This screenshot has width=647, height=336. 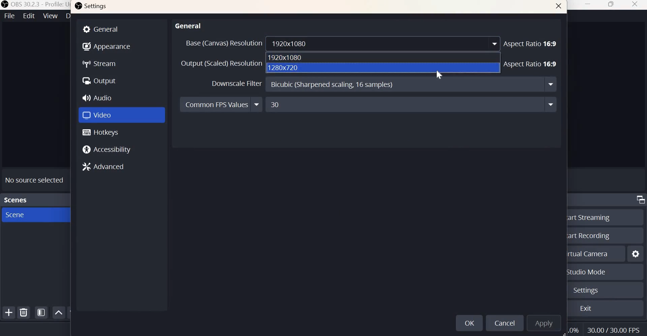 I want to click on Aspect Ratio 16:9, so click(x=530, y=64).